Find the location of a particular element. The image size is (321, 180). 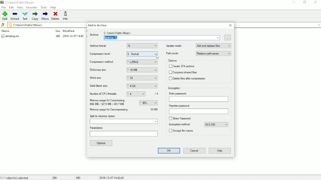

Date and Time is located at coordinates (112, 177).